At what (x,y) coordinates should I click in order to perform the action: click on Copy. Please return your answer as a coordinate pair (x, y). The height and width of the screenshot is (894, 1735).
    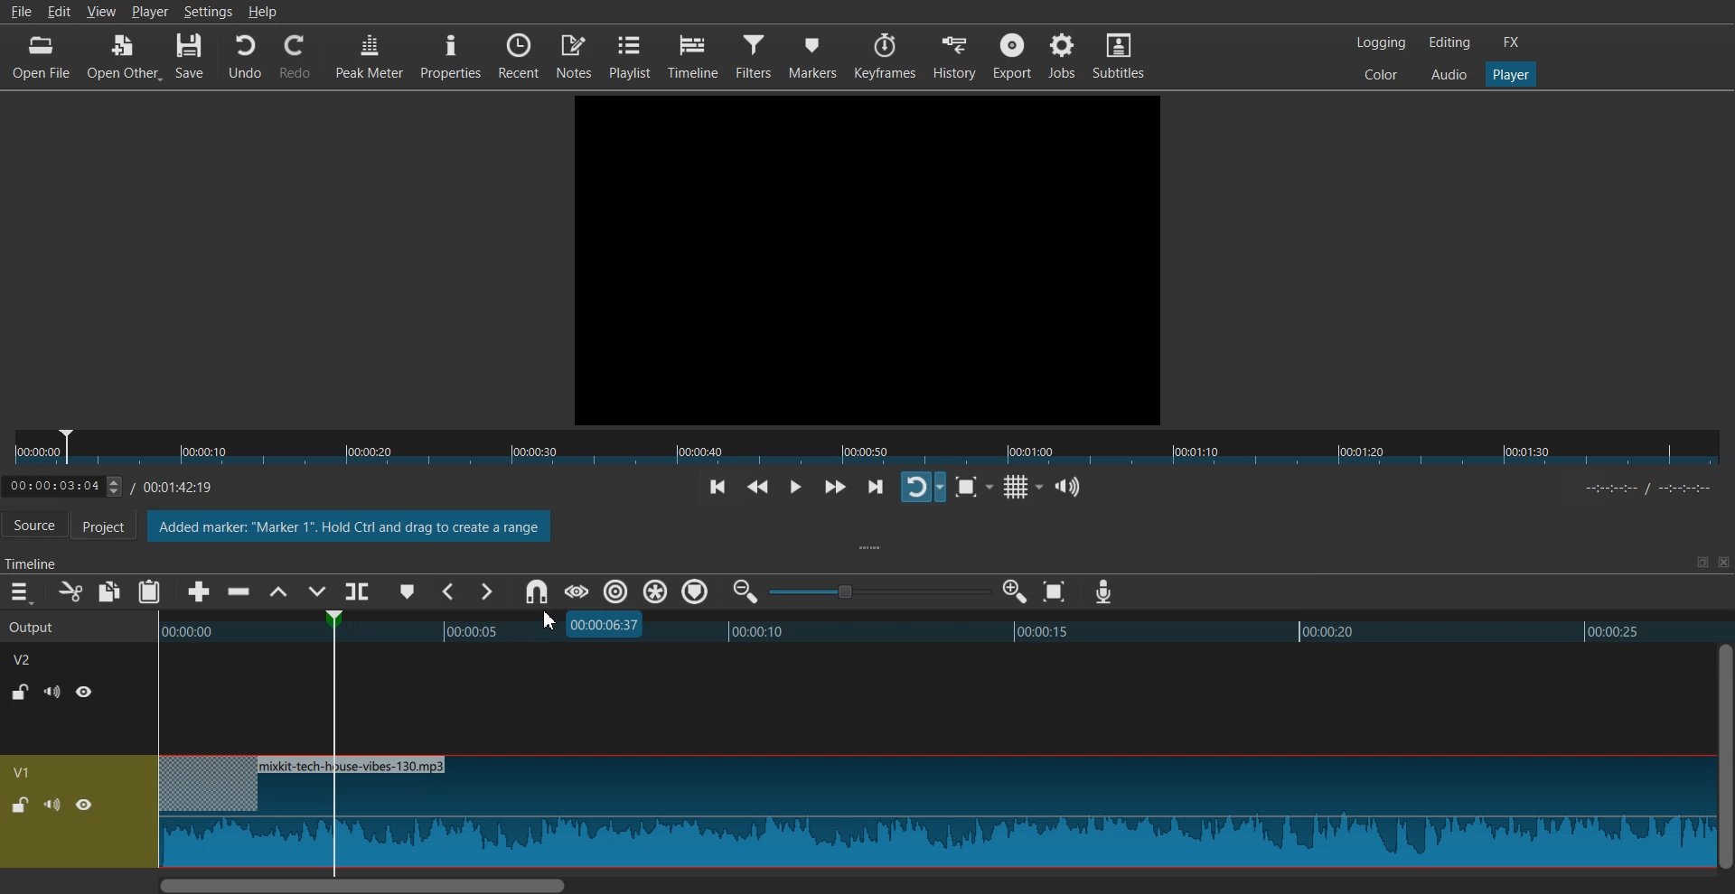
    Looking at the image, I should click on (110, 591).